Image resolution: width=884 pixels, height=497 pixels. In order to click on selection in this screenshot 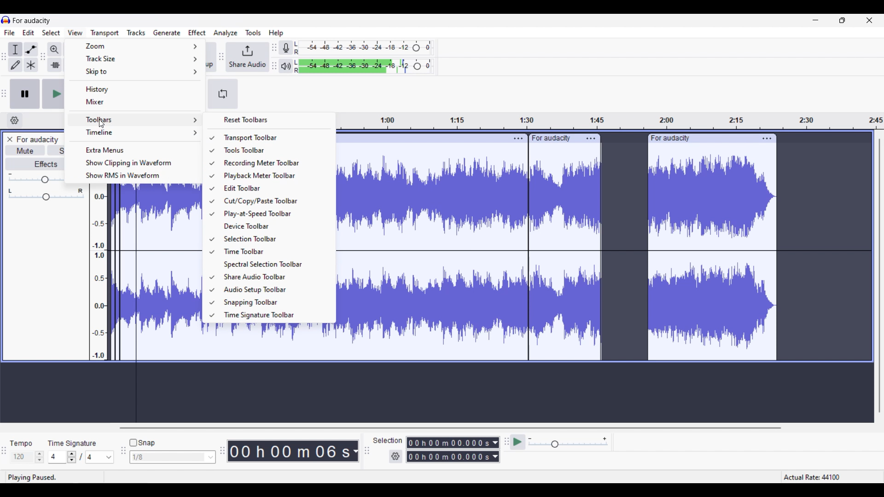, I will do `click(388, 440)`.